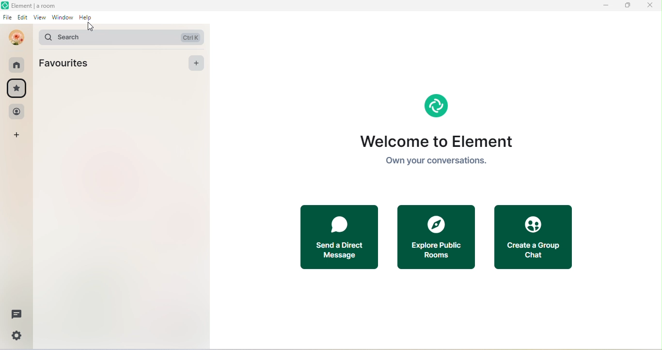 This screenshot has width=662, height=350. Describe the element at coordinates (90, 27) in the screenshot. I see `cursor` at that location.